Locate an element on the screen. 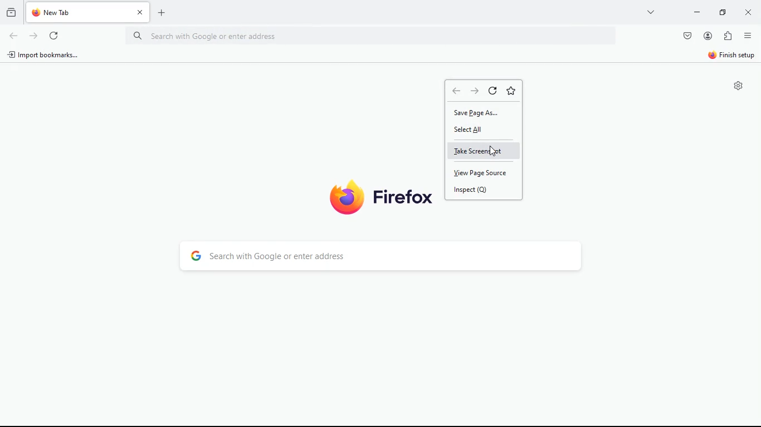  select all is located at coordinates (480, 130).